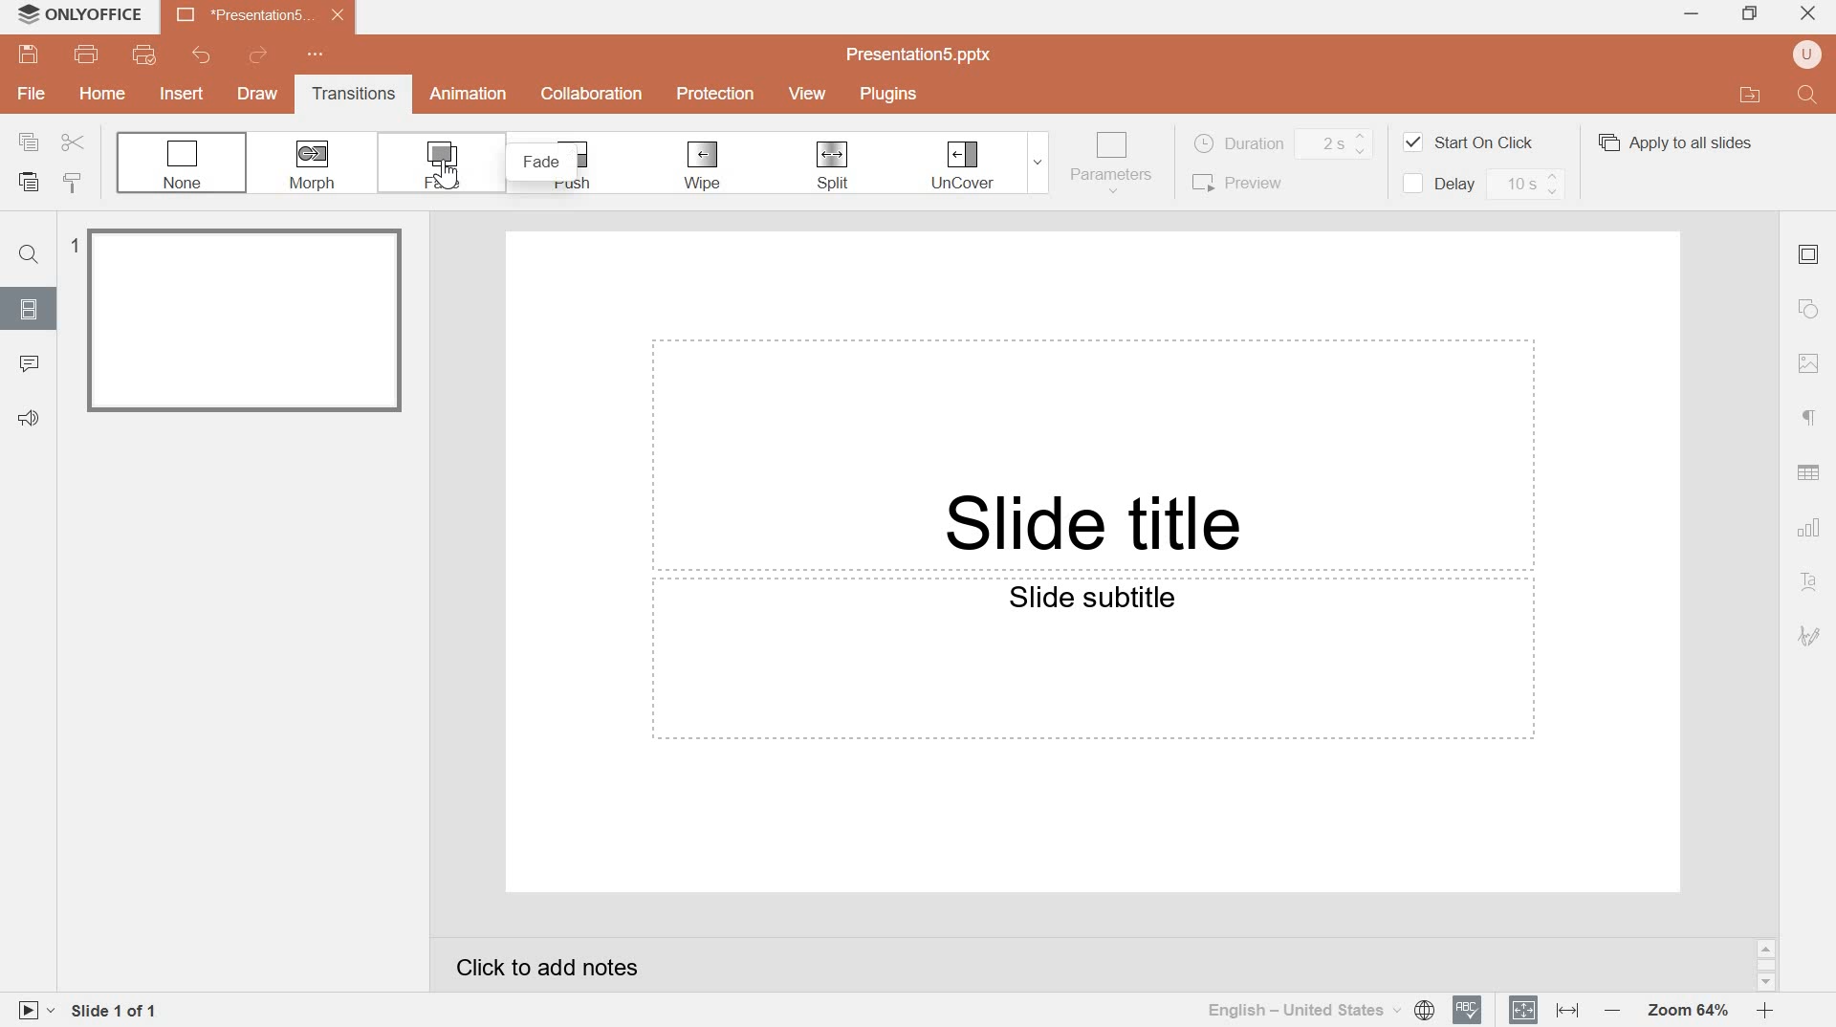 This screenshot has width=1836, height=1027. What do you see at coordinates (1808, 254) in the screenshot?
I see `slide settings` at bounding box center [1808, 254].